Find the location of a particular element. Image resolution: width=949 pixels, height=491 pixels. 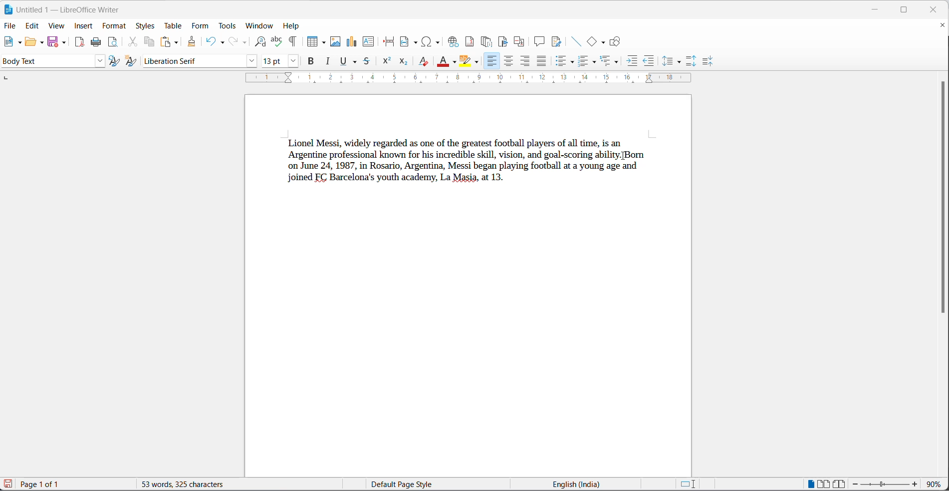

insert hyperlink is located at coordinates (452, 42).